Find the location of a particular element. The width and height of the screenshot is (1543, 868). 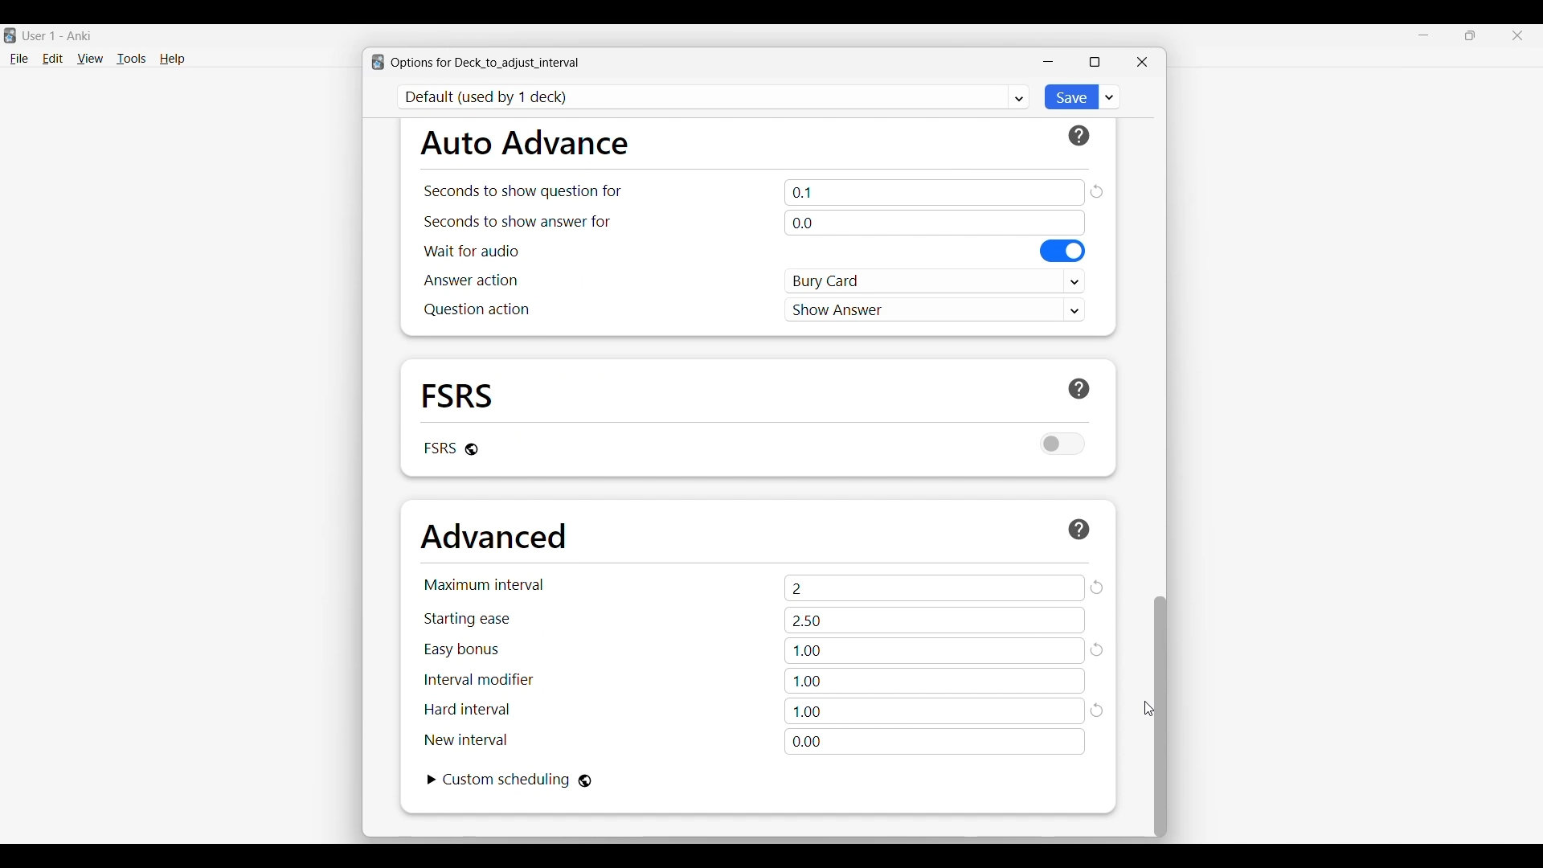

Window title is located at coordinates (485, 63).